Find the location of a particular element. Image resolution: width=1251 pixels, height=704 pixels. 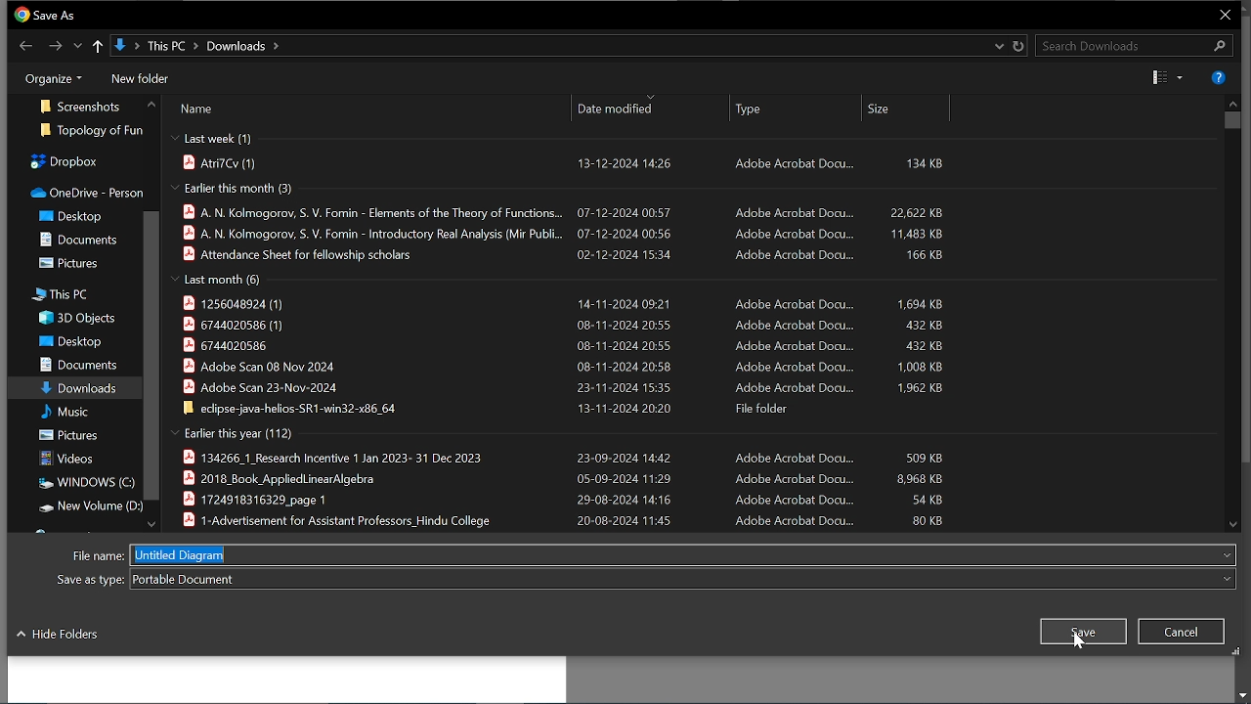

3D objects is located at coordinates (74, 320).